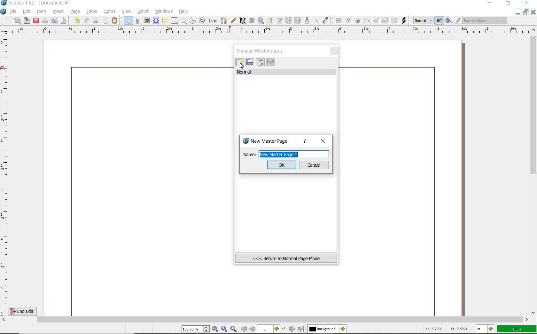 The height and width of the screenshot is (334, 537). What do you see at coordinates (110, 12) in the screenshot?
I see `extras` at bounding box center [110, 12].